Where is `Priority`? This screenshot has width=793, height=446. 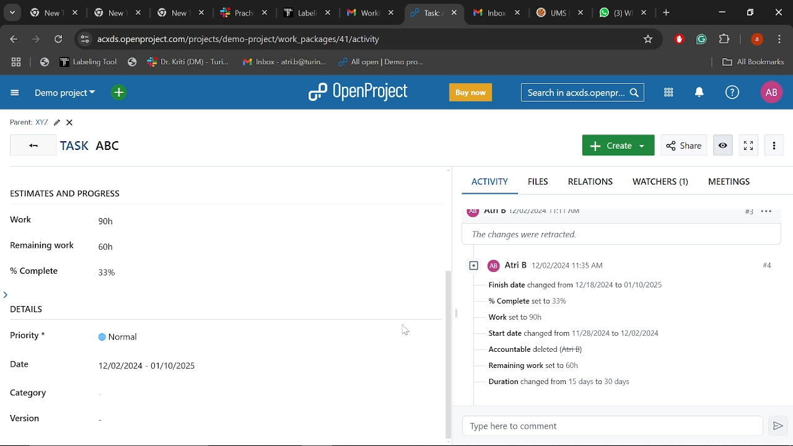 Priority is located at coordinates (262, 337).